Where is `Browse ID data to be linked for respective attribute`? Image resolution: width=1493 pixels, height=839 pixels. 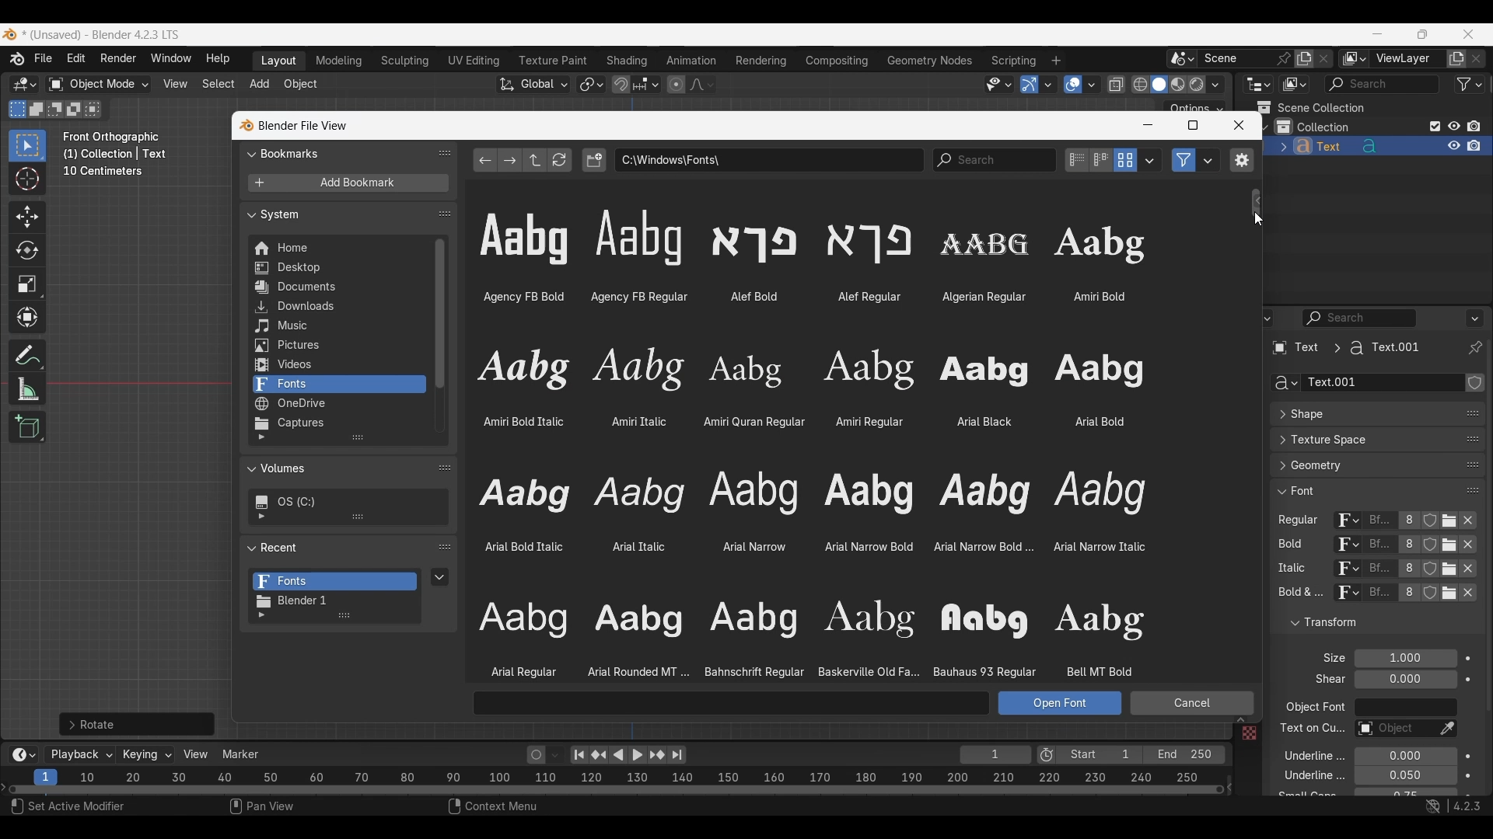 Browse ID data to be linked for respective attribute is located at coordinates (1348, 521).